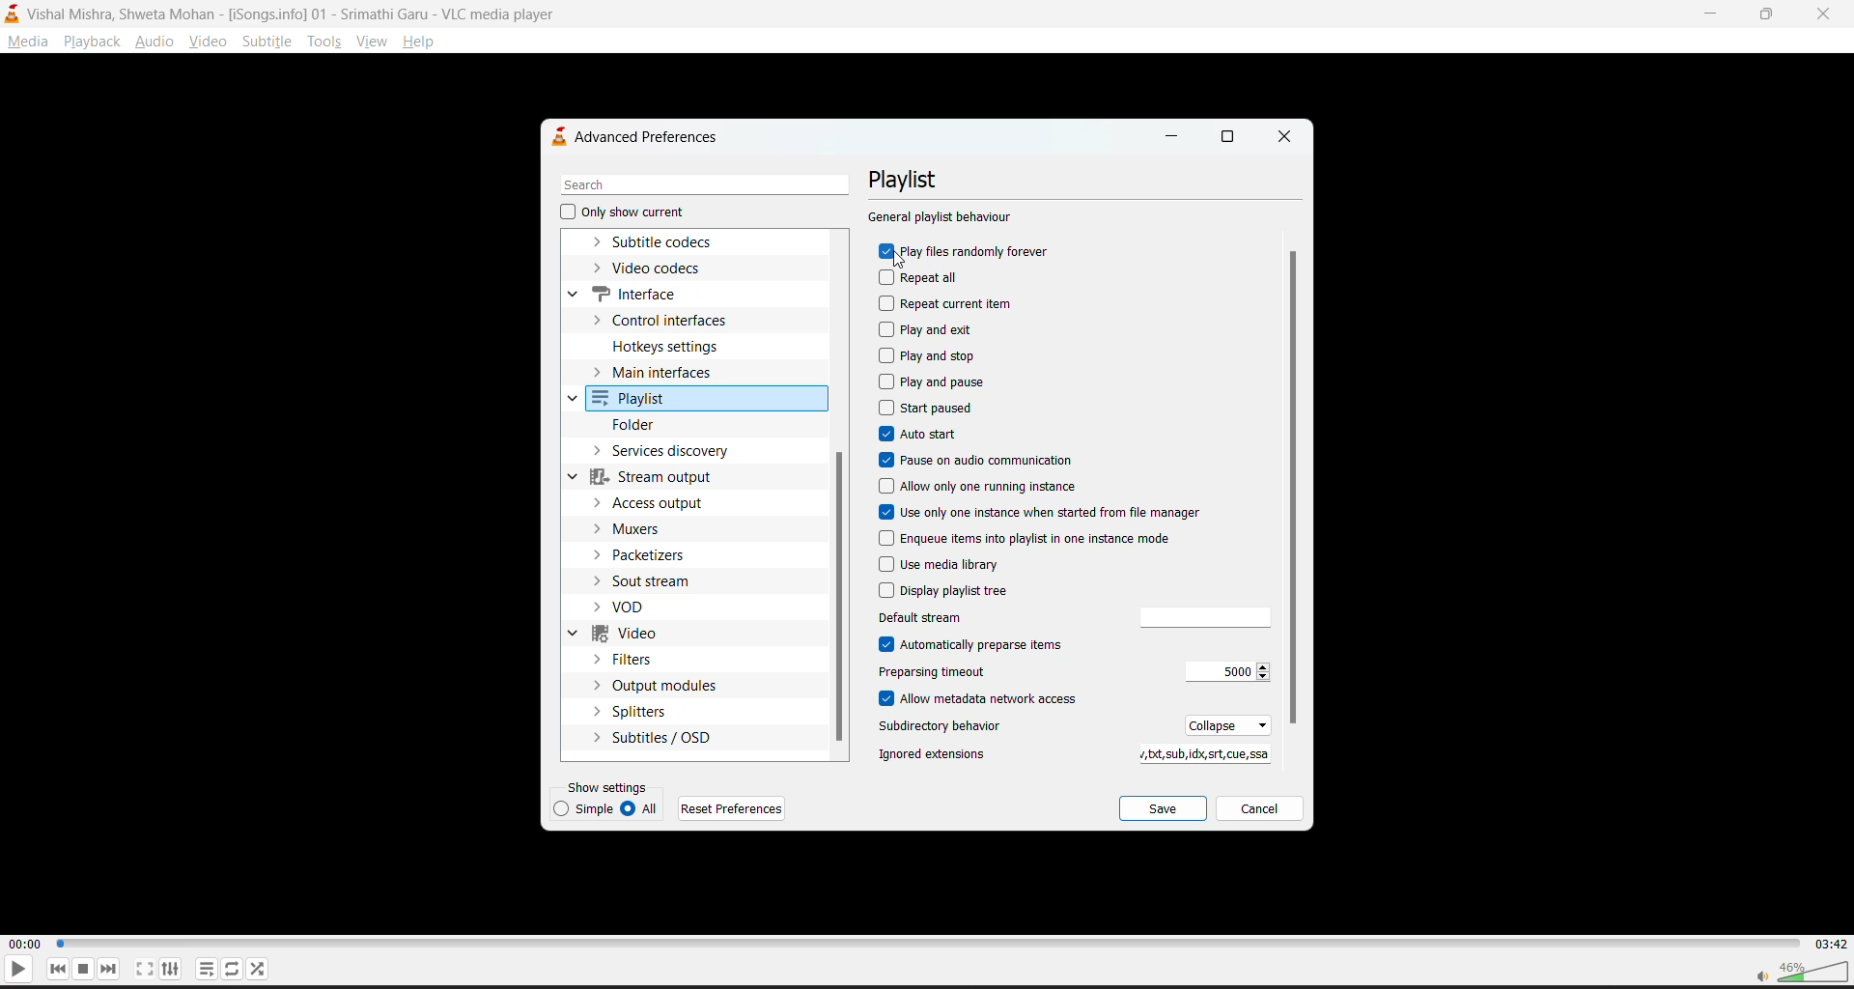 This screenshot has width=1854, height=989. I want to click on volume, so click(1792, 970).